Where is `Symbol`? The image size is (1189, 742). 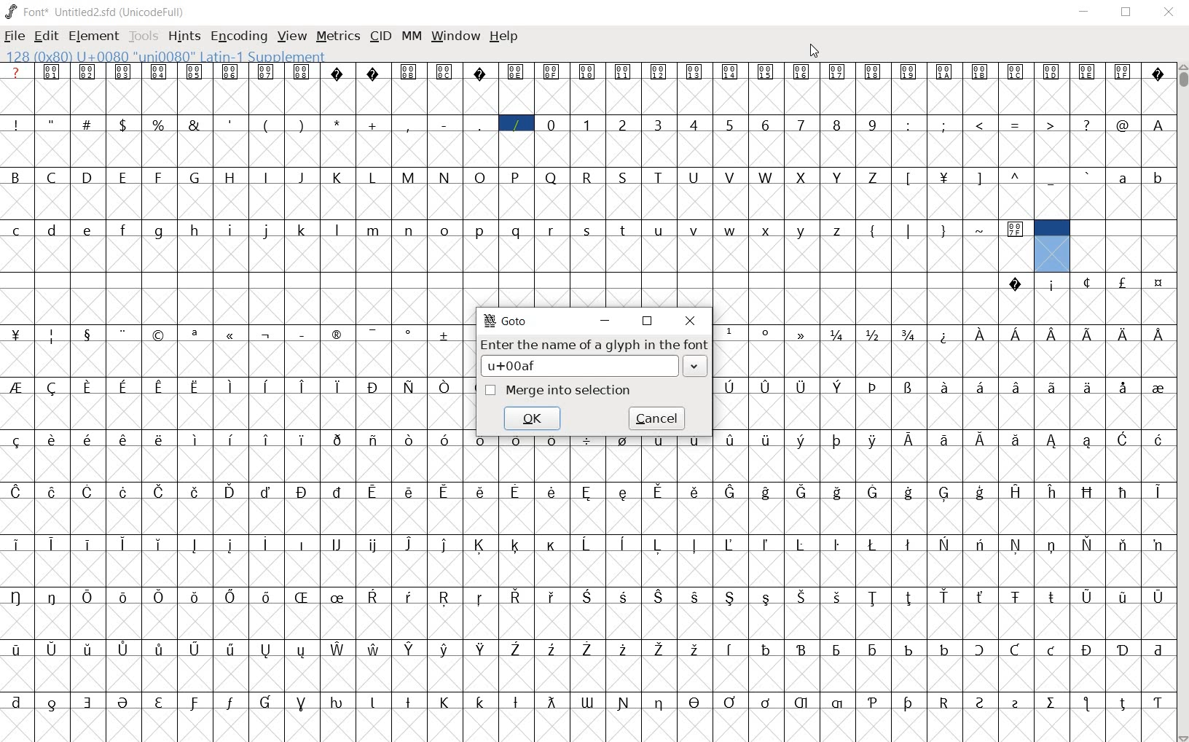 Symbol is located at coordinates (946, 387).